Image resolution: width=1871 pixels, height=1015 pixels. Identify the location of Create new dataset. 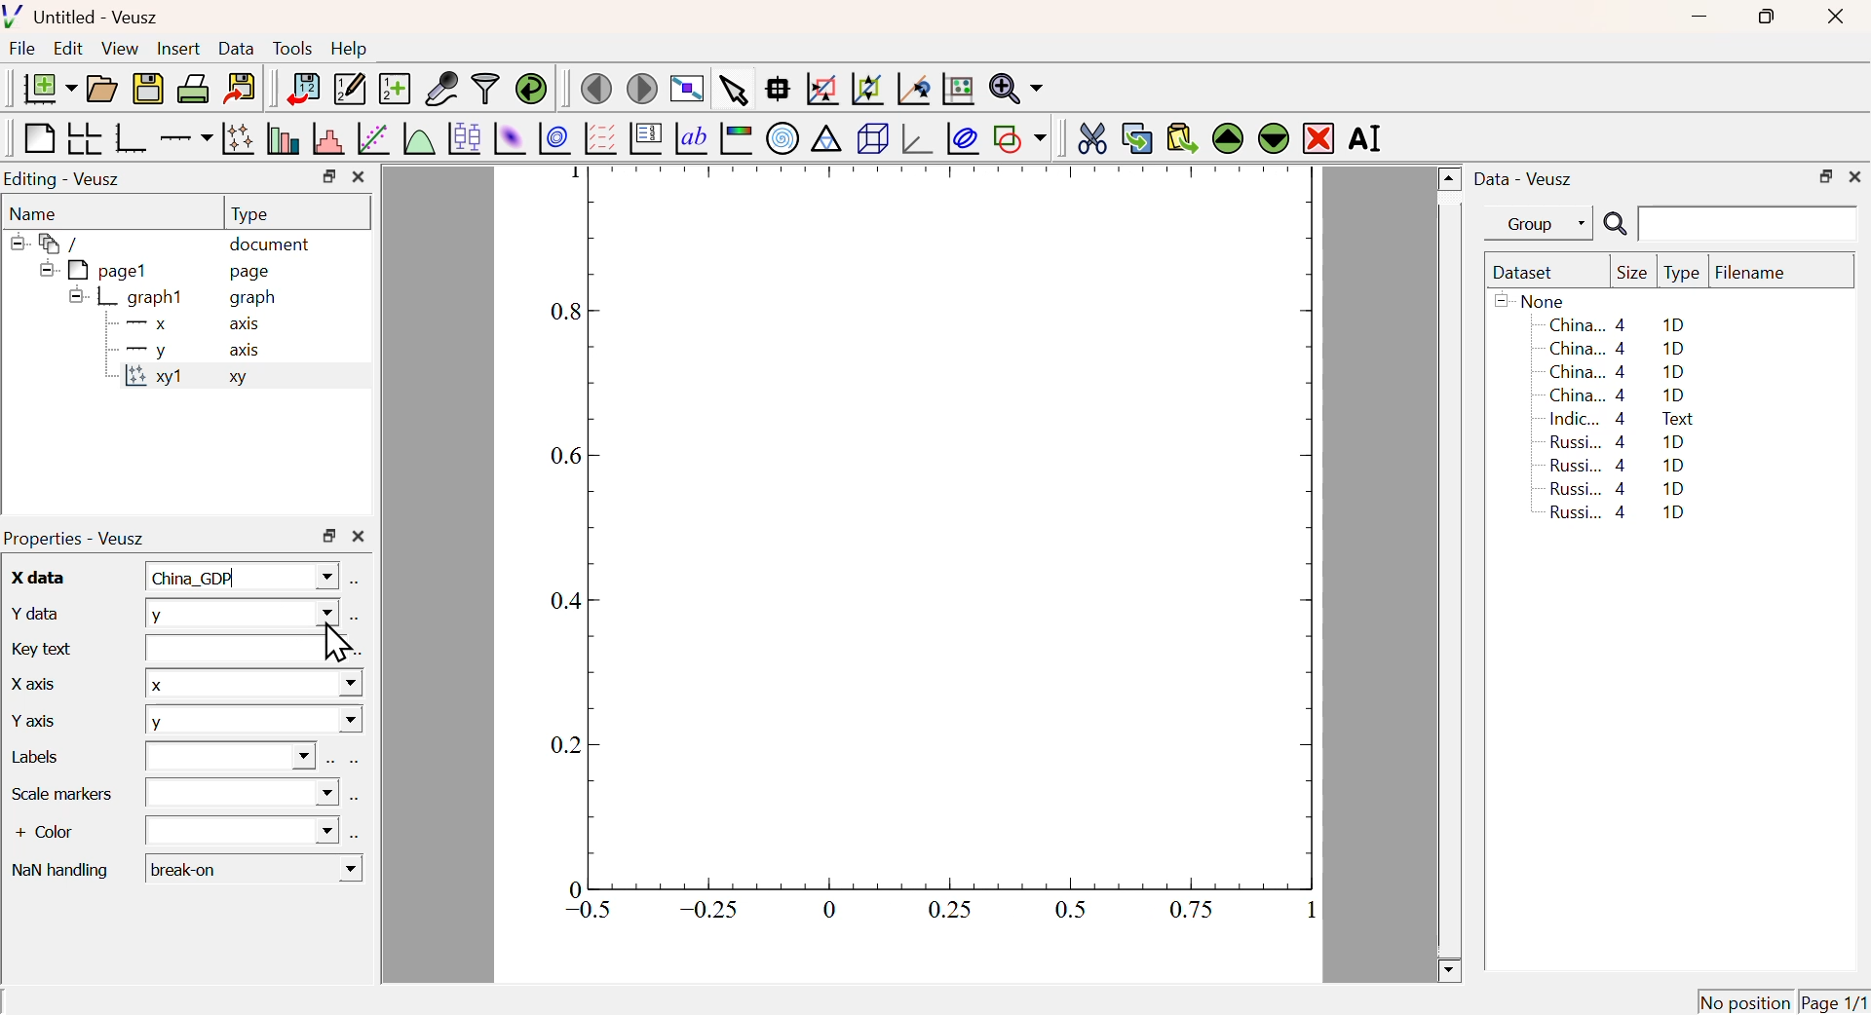
(394, 91).